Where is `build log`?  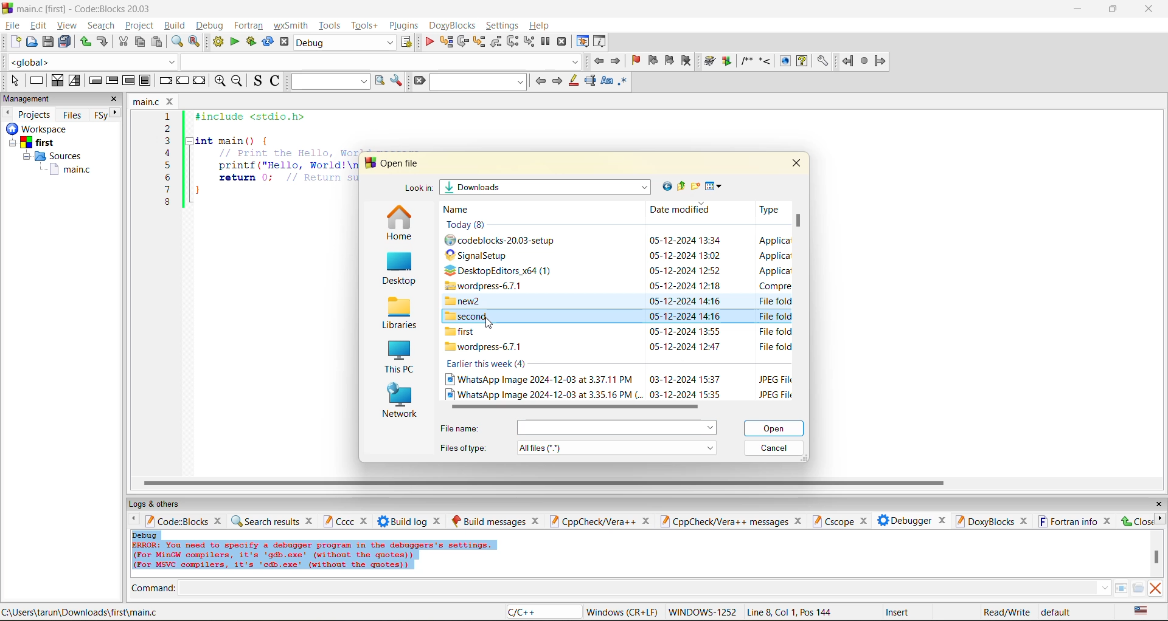
build log is located at coordinates (403, 521).